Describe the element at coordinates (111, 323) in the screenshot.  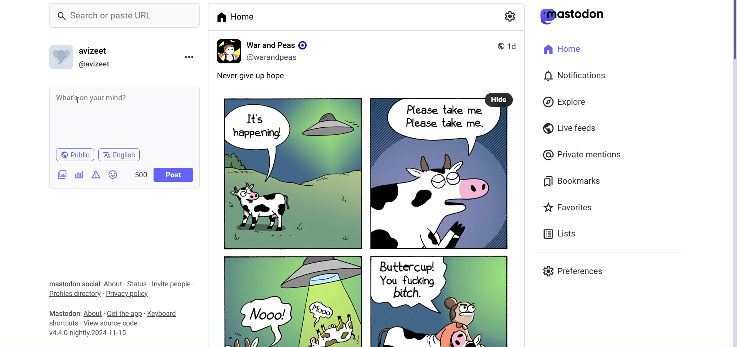
I see `View Source Code` at that location.